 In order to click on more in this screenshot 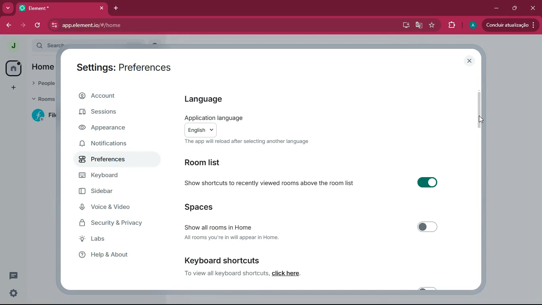, I will do `click(8, 9)`.